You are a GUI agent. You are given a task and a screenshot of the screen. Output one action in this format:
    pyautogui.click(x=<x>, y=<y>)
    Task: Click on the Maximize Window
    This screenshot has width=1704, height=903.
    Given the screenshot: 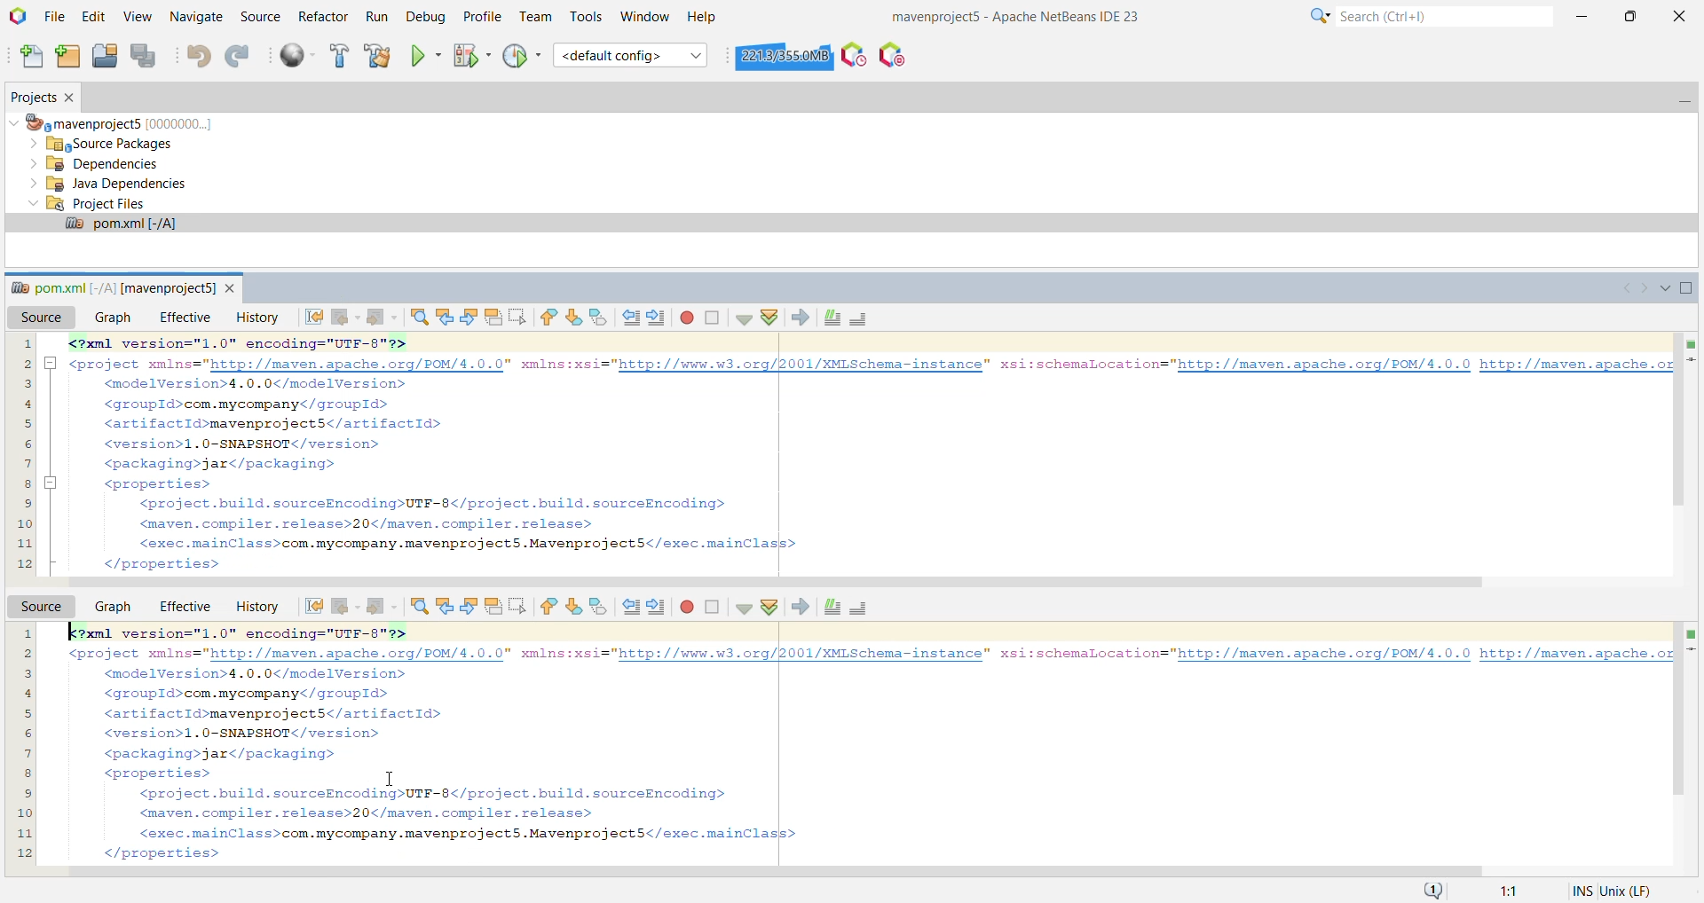 What is the action you would take?
    pyautogui.click(x=1688, y=289)
    